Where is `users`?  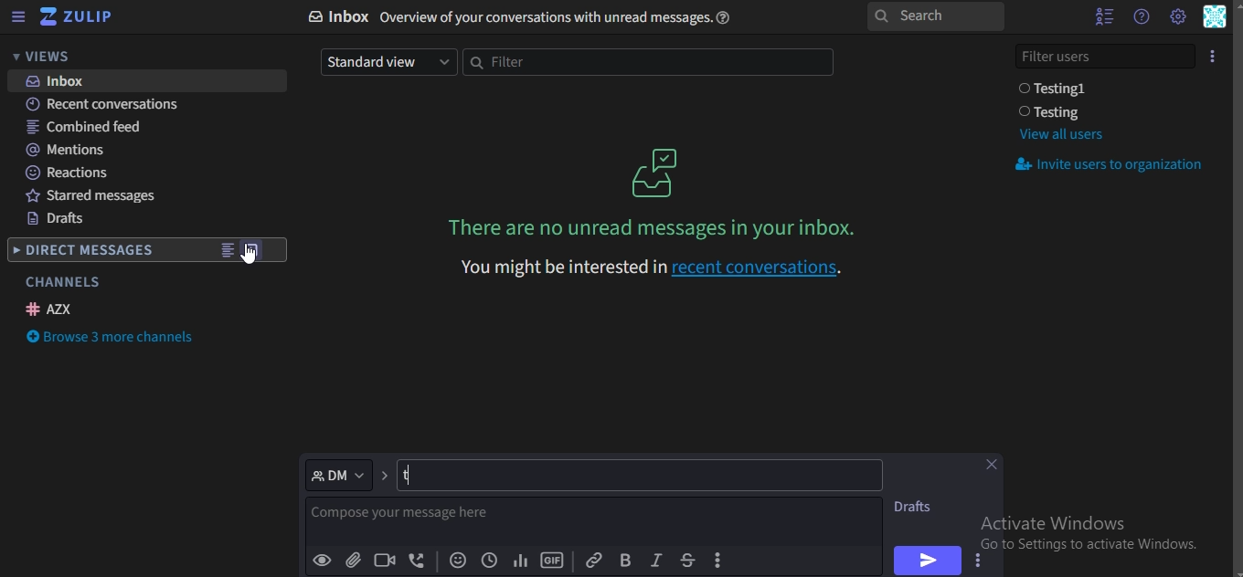
users is located at coordinates (500, 476).